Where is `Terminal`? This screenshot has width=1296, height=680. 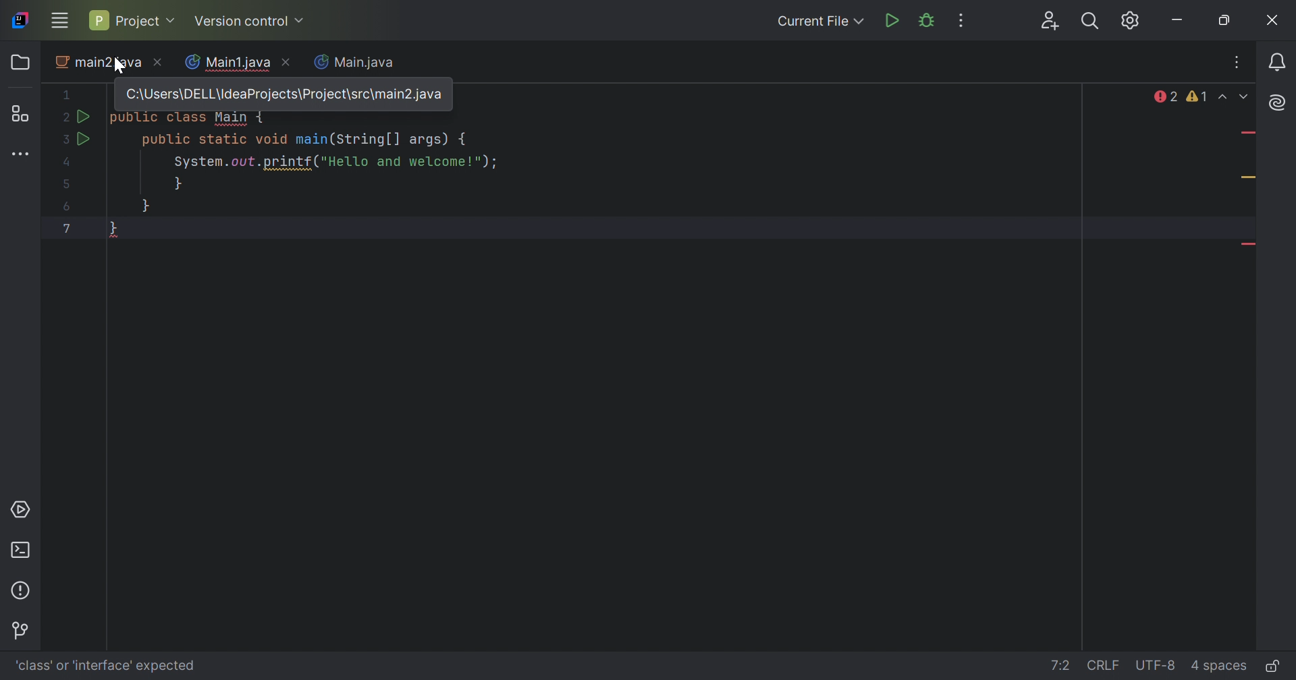
Terminal is located at coordinates (22, 550).